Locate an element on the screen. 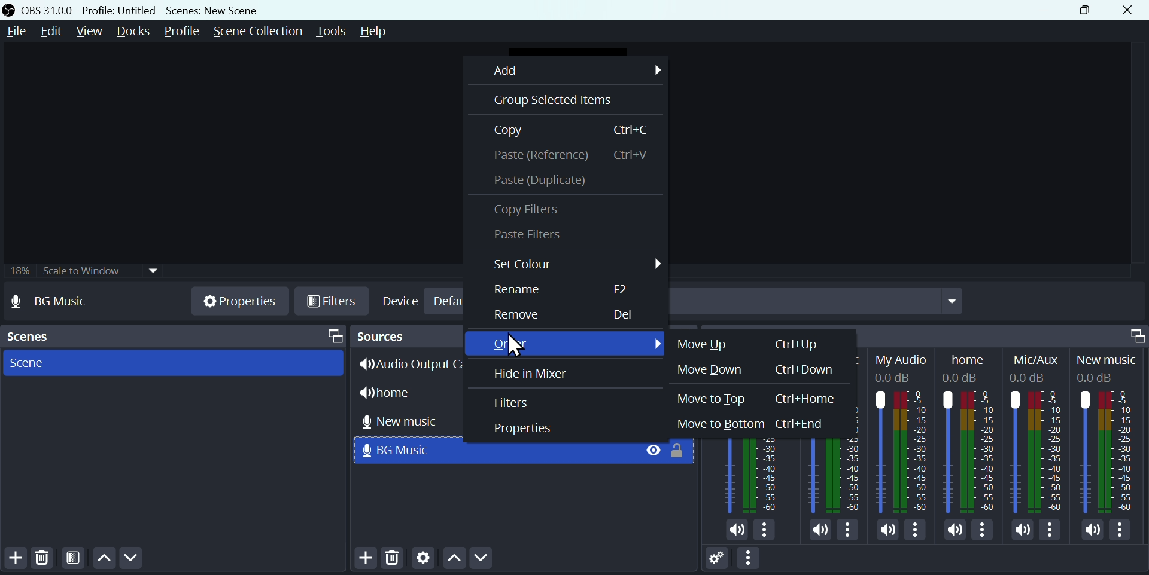  Default is located at coordinates (451, 301).